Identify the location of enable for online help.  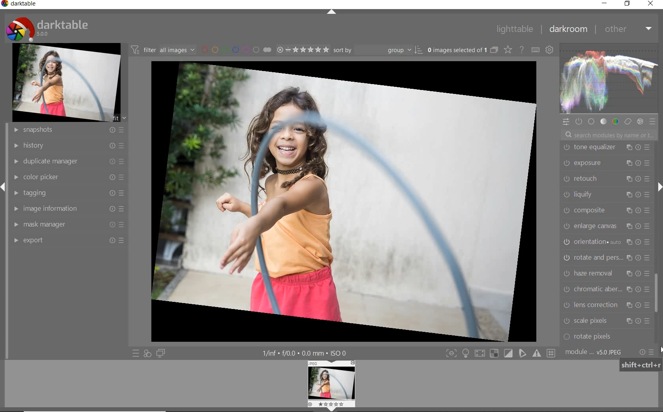
(522, 50).